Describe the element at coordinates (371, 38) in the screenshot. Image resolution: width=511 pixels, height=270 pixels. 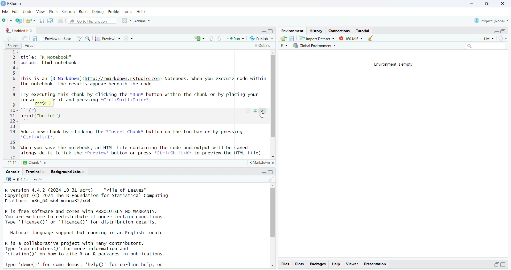
I see `clear object from the workspace` at that location.